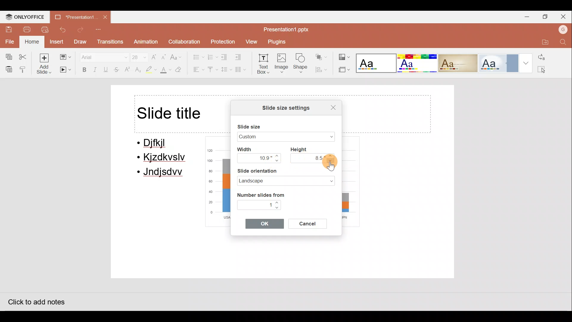  I want to click on Animation, so click(145, 42).